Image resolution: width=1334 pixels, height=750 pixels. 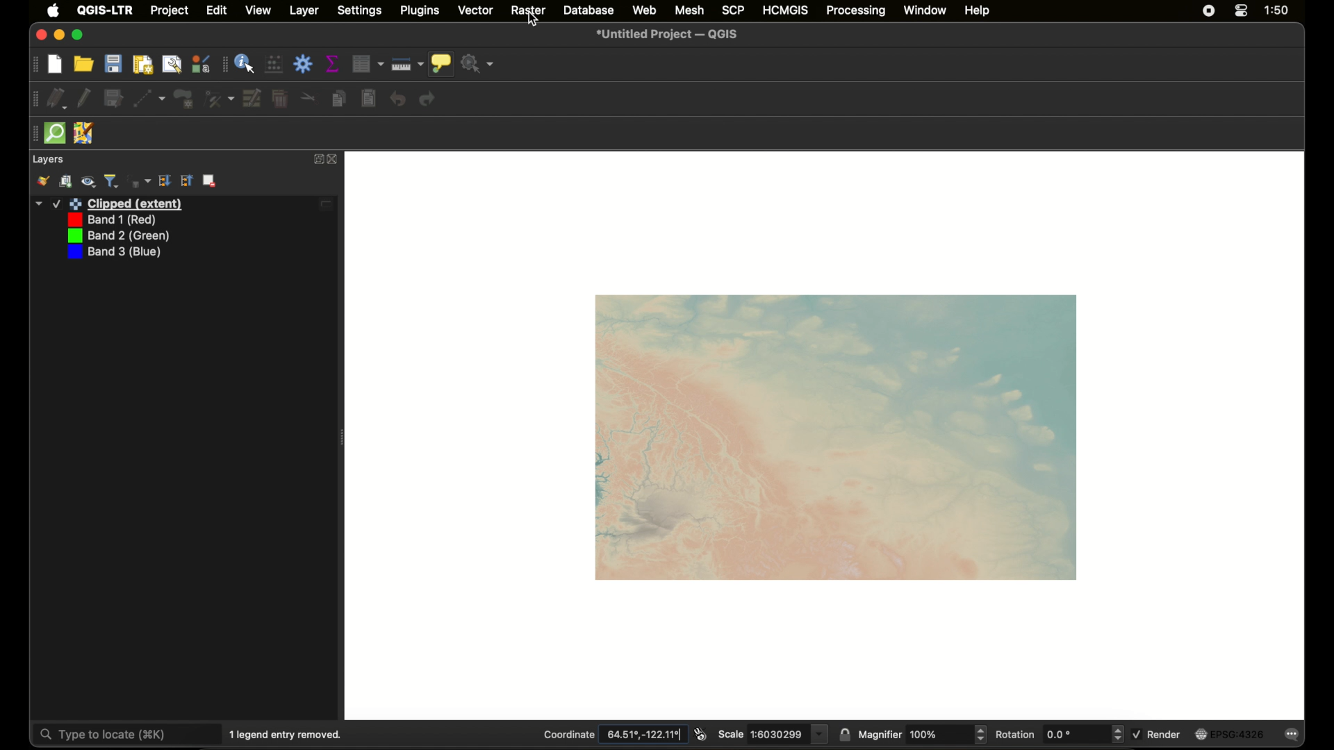 I want to click on processing, so click(x=857, y=11).